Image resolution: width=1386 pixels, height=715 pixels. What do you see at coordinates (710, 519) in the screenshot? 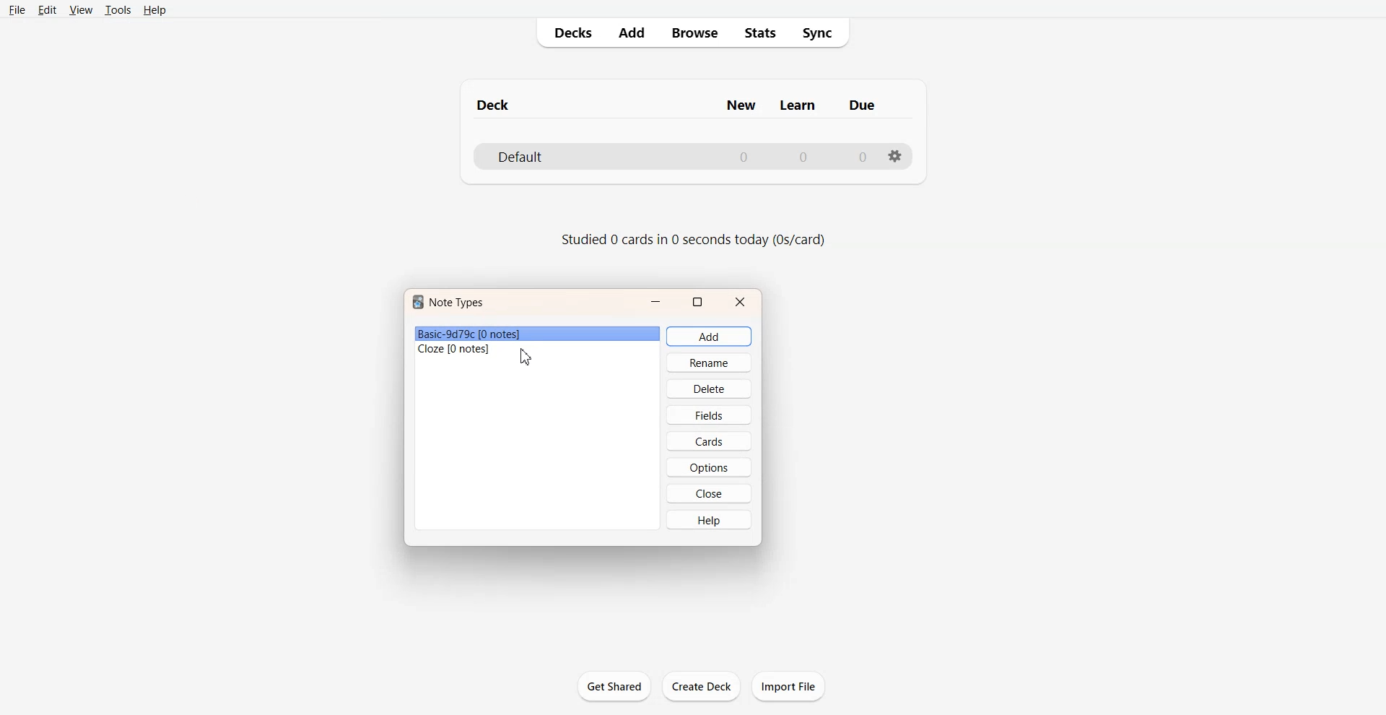
I see `Help` at bounding box center [710, 519].